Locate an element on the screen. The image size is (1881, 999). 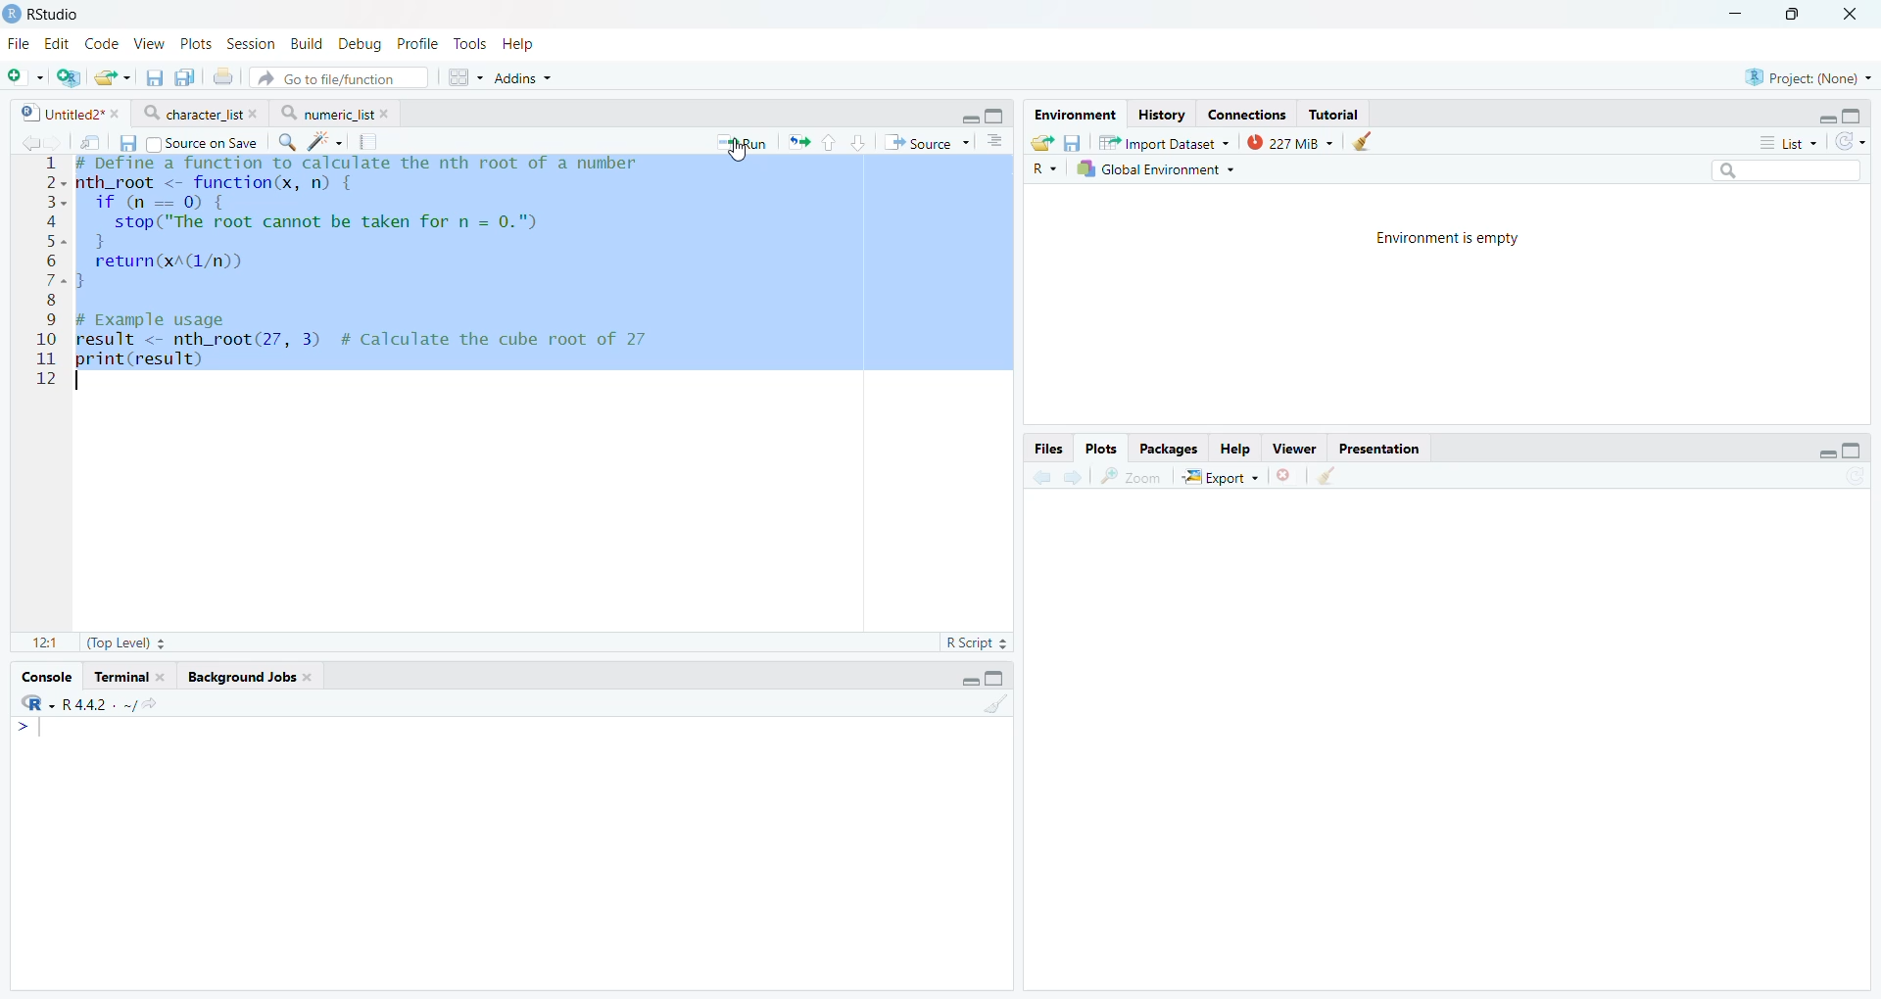
Go to previous section is located at coordinates (830, 142).